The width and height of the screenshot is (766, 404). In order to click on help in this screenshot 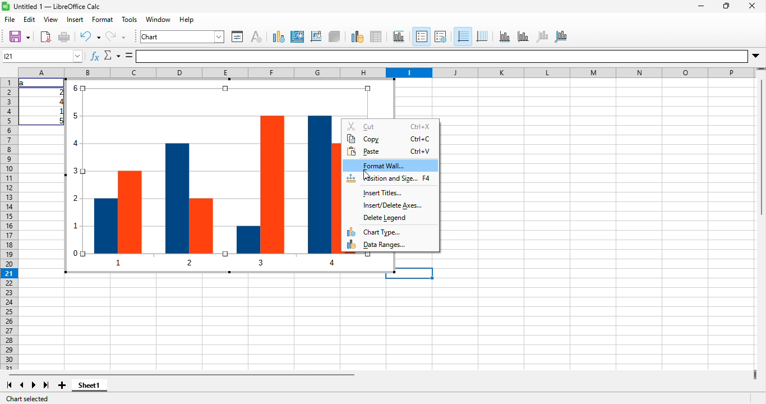, I will do `click(187, 19)`.